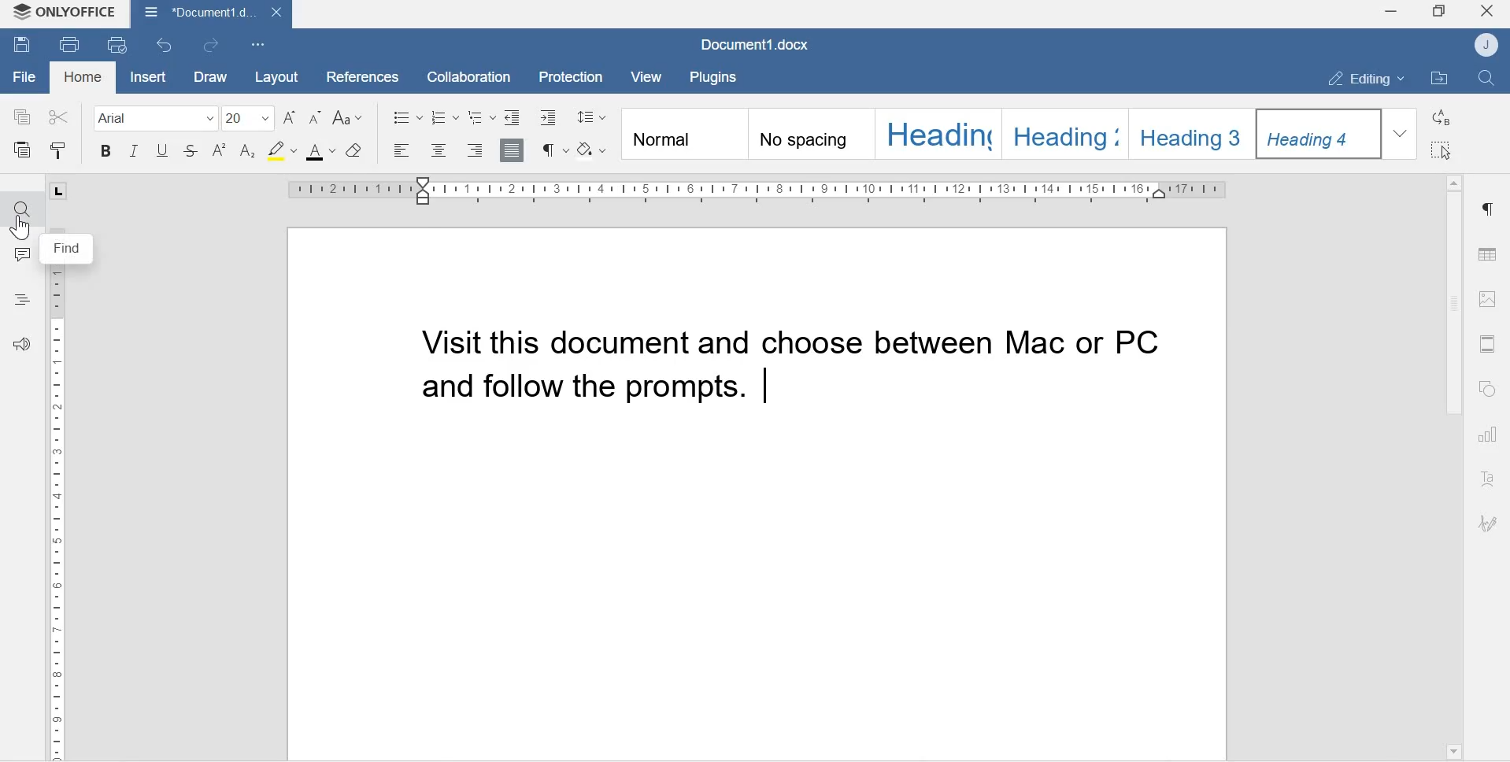 This screenshot has width=1510, height=762. What do you see at coordinates (1487, 209) in the screenshot?
I see `Paragraph settings` at bounding box center [1487, 209].